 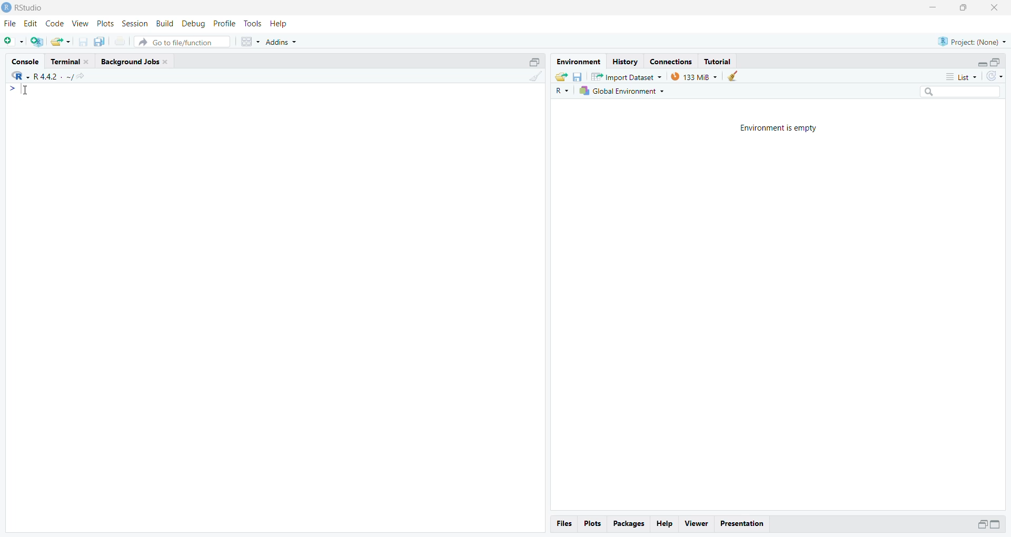 What do you see at coordinates (101, 42) in the screenshot?
I see `Save all open documents (CTRL + ALT + S)` at bounding box center [101, 42].